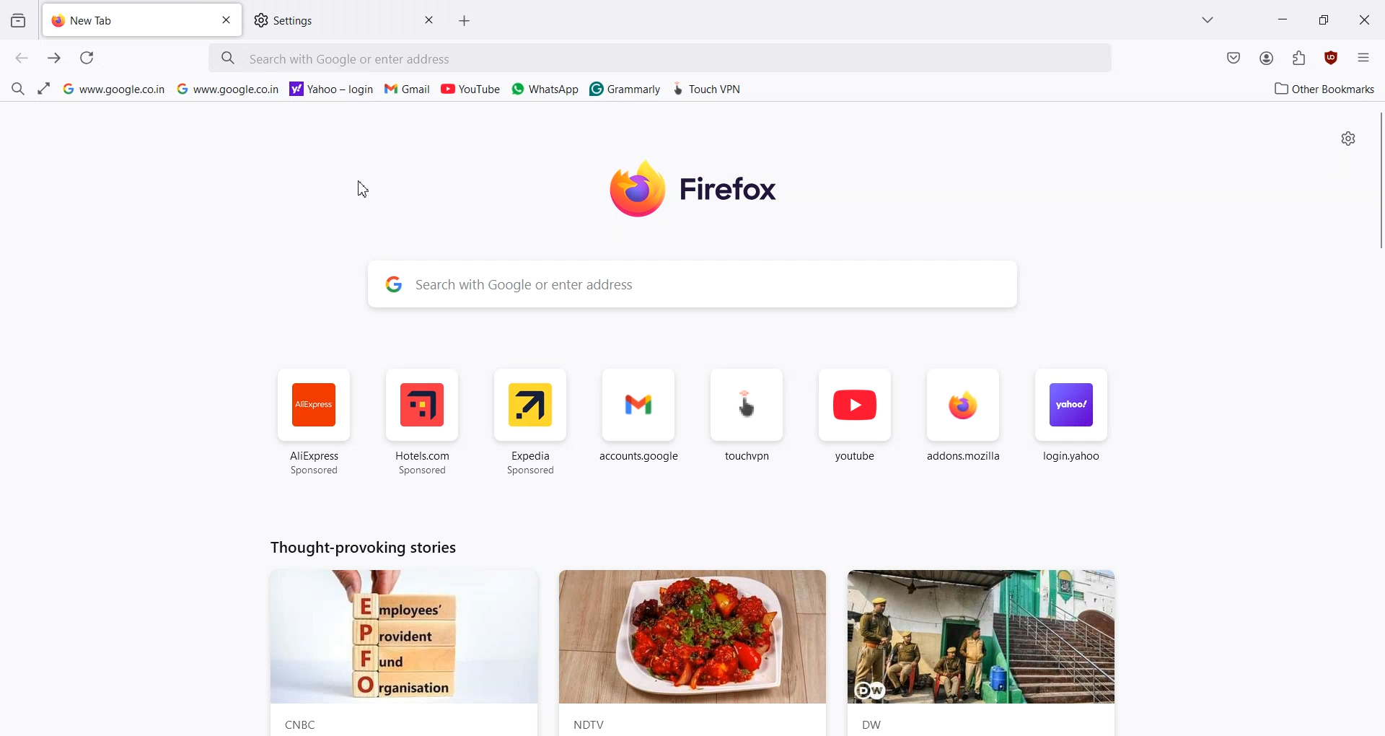 The height and width of the screenshot is (736, 1385). Describe the element at coordinates (1283, 18) in the screenshot. I see `Minimize` at that location.